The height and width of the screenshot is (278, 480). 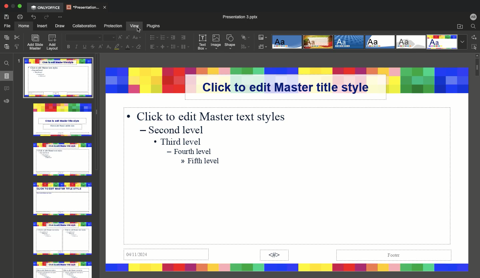 I want to click on Feedback & support, so click(x=7, y=100).